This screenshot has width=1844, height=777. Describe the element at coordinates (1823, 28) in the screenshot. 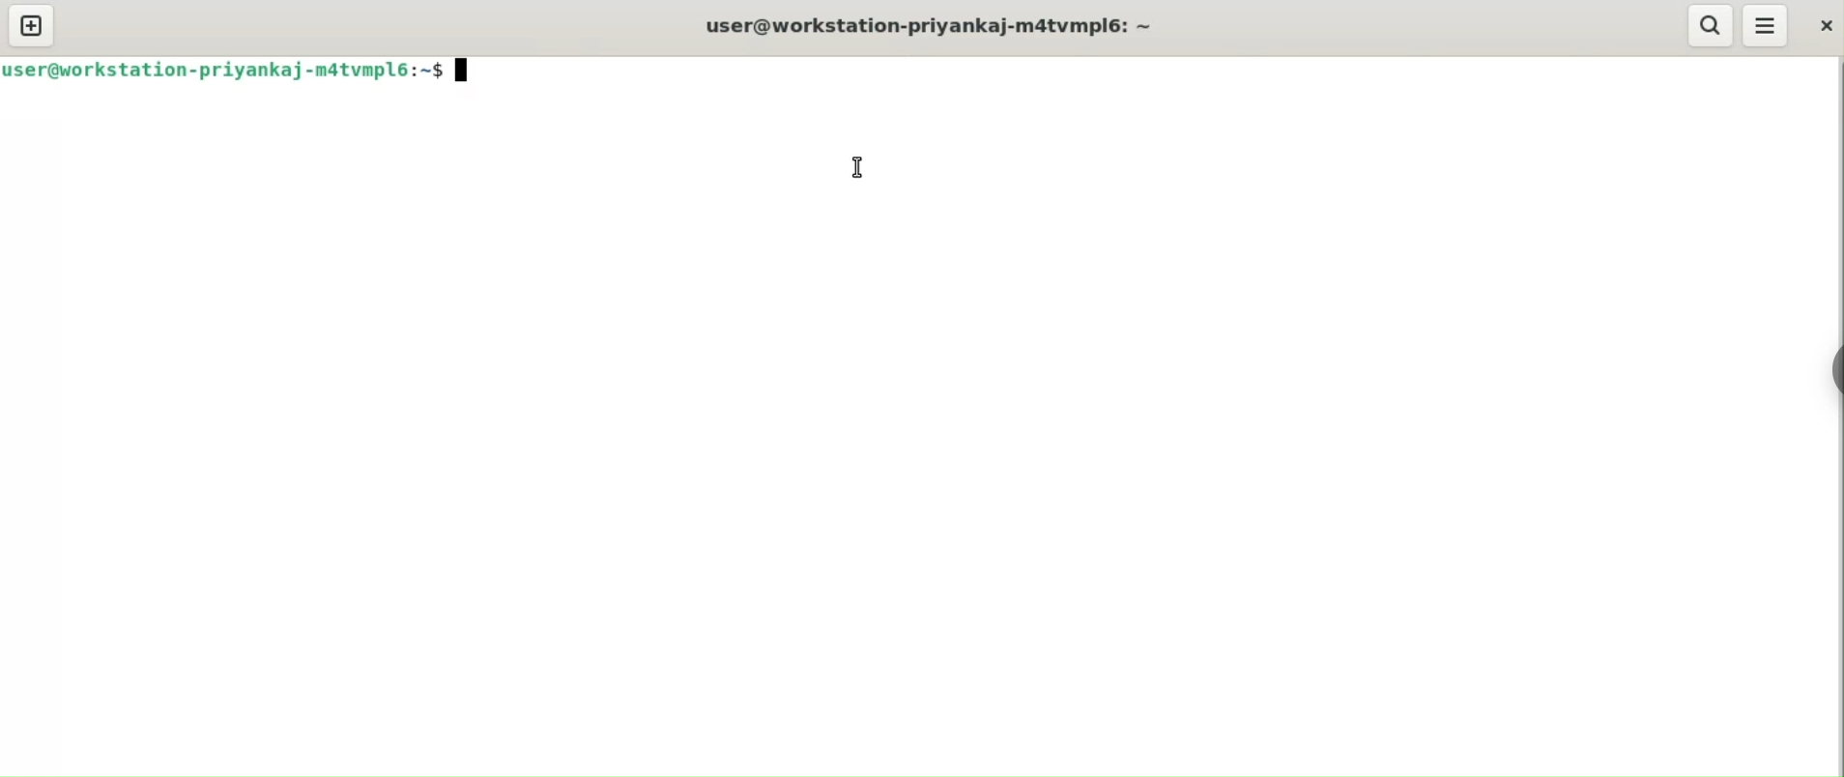

I see `close` at that location.